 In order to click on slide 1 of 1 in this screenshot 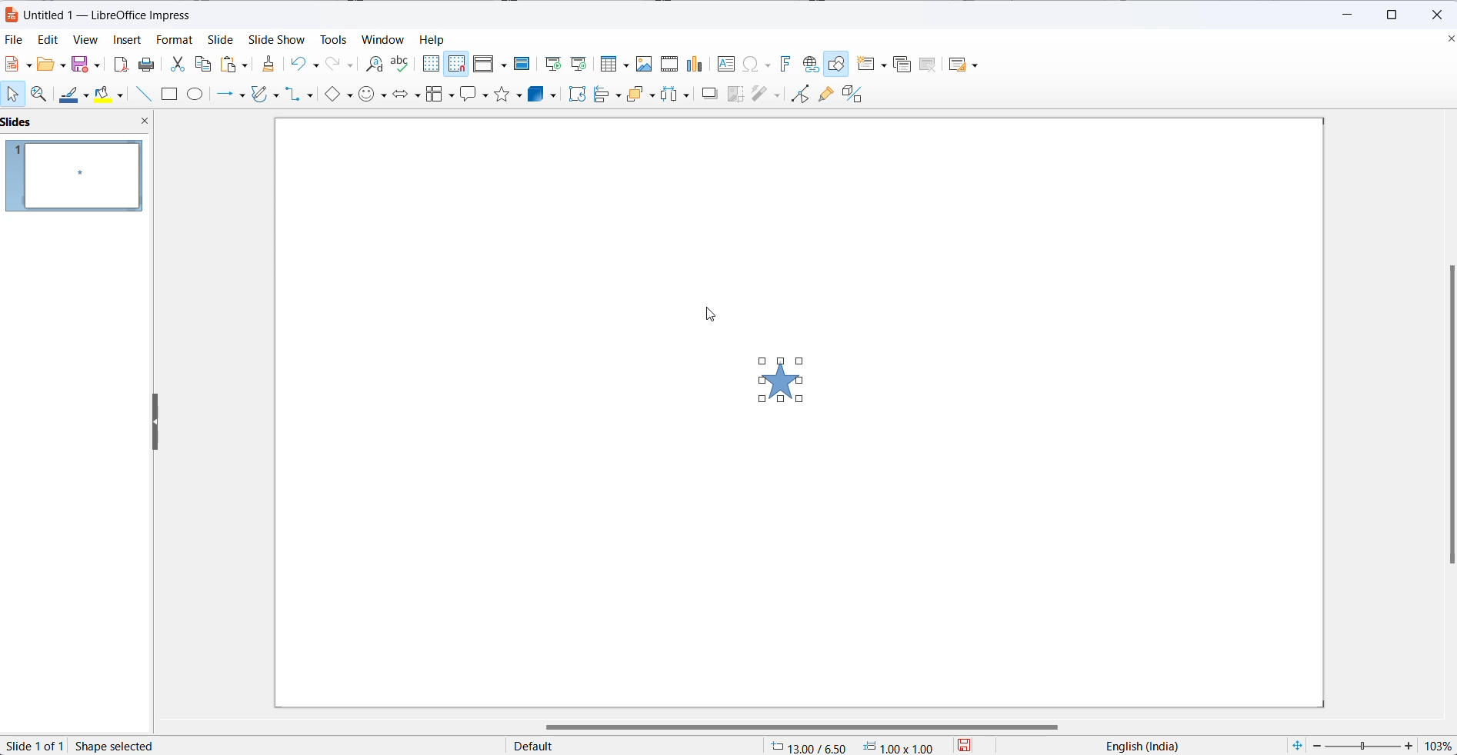, I will do `click(33, 746)`.